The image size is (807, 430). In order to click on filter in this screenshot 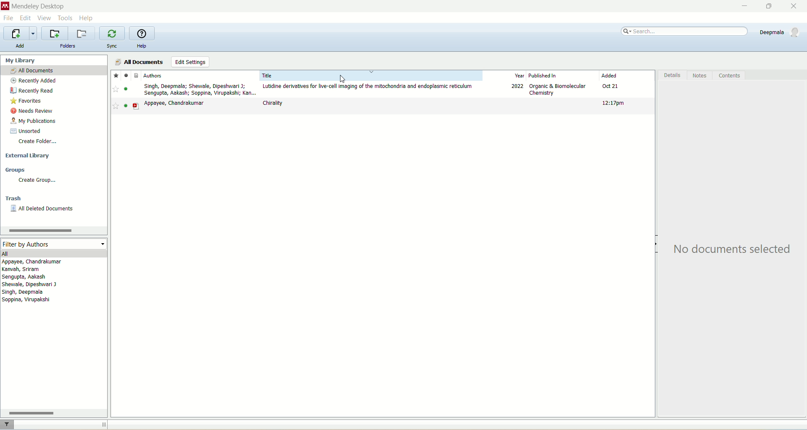, I will do `click(6, 424)`.